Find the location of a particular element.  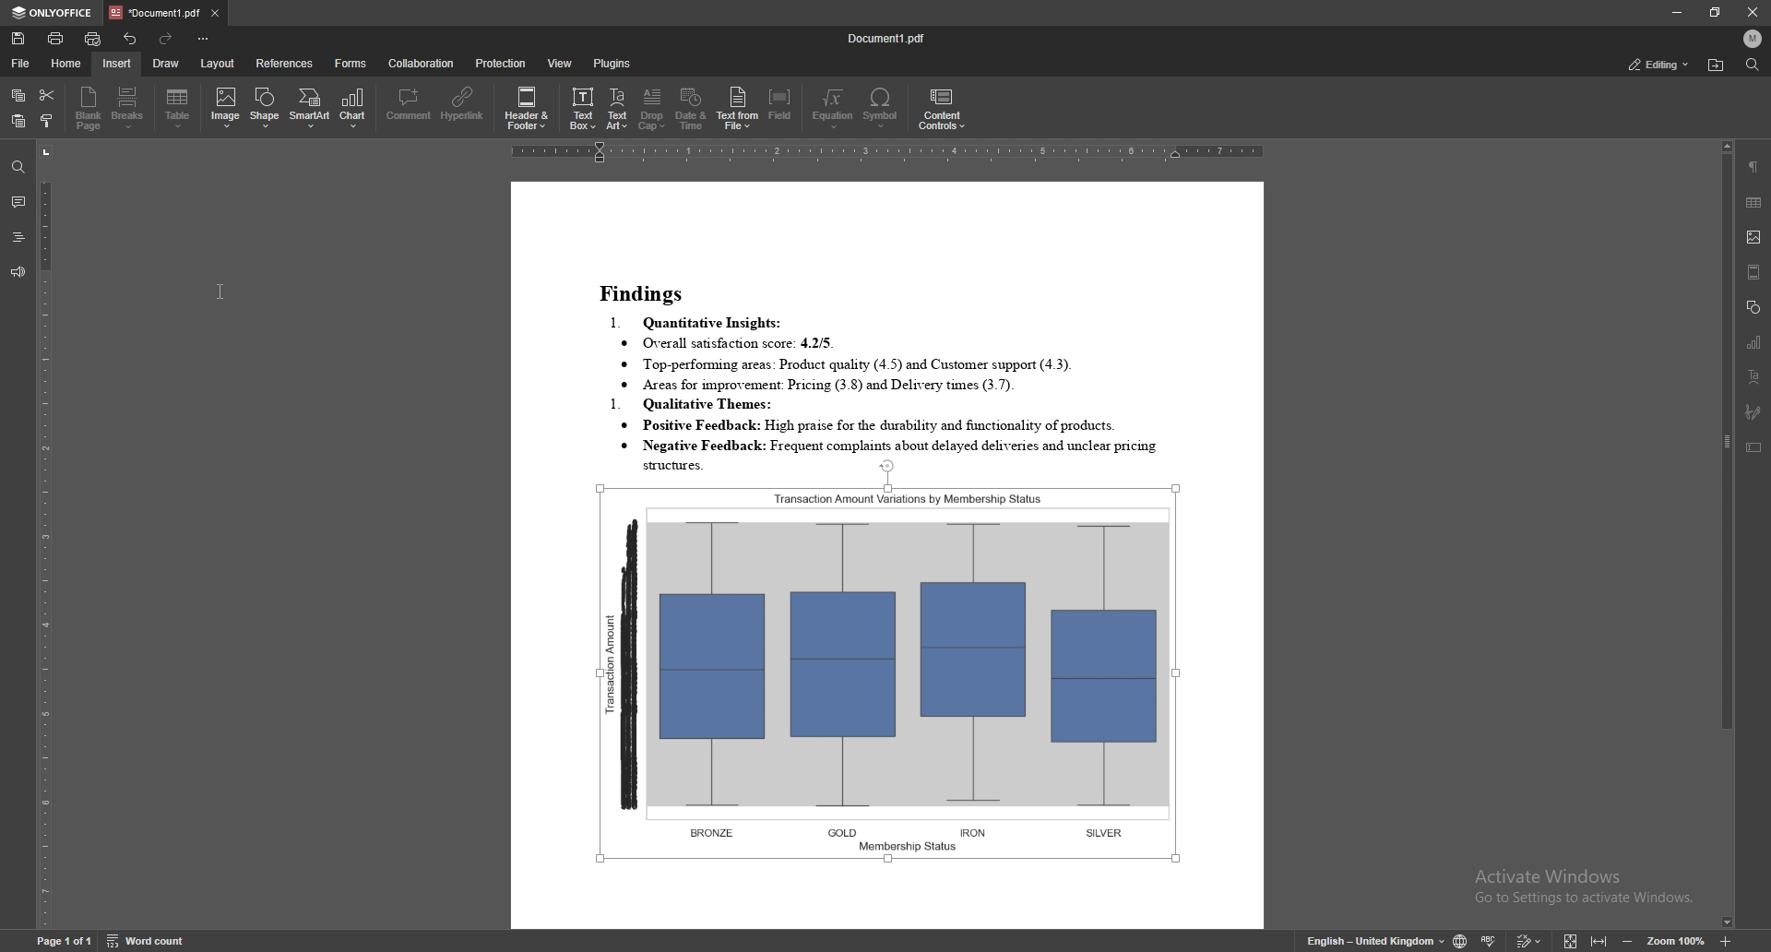

horizontal scale is located at coordinates (888, 154).